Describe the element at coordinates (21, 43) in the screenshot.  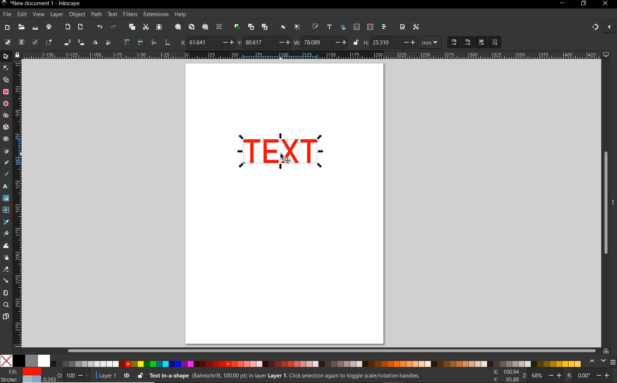
I see `select all in all layers` at that location.